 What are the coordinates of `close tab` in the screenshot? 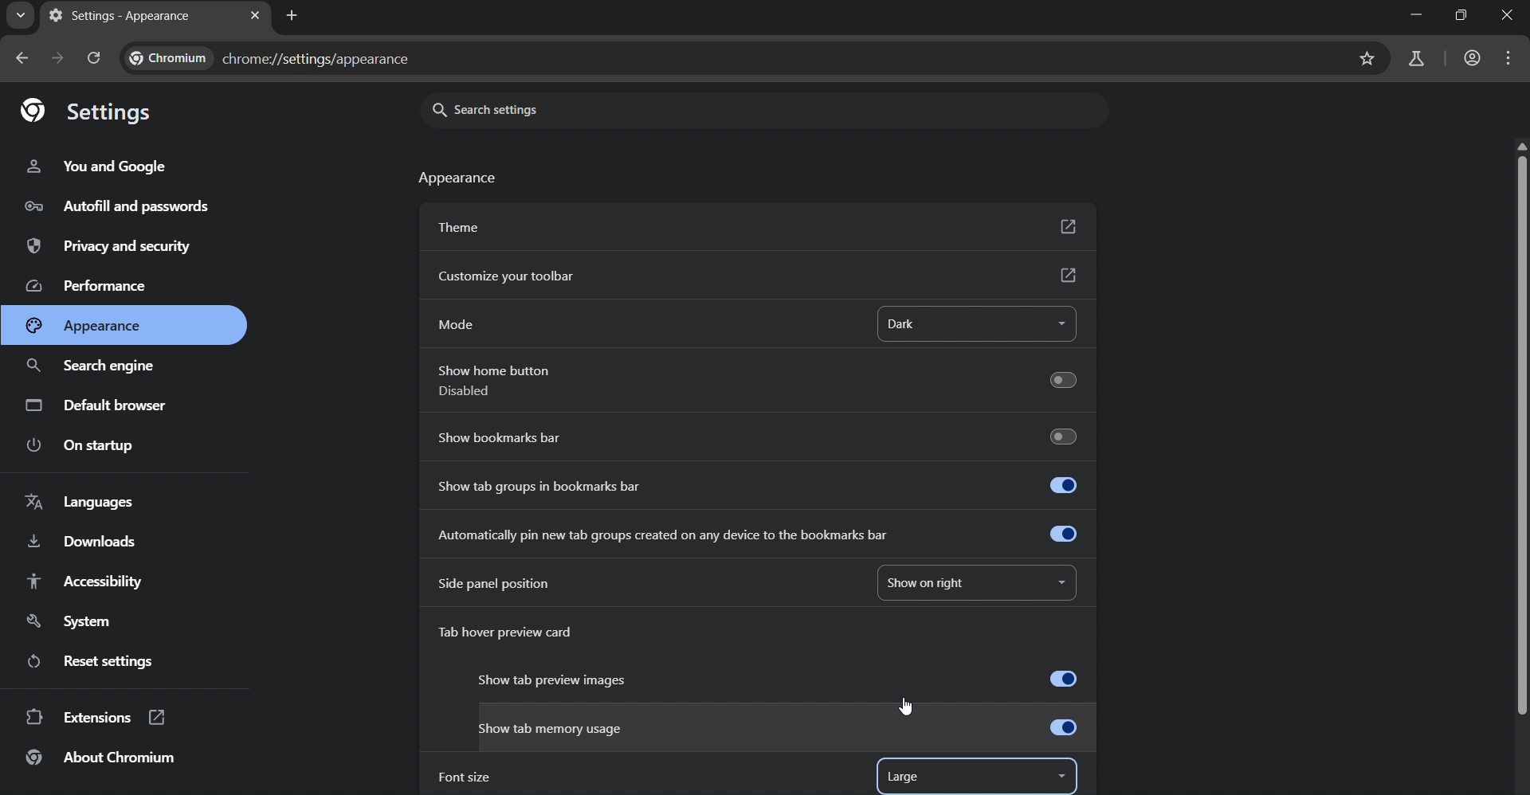 It's located at (255, 15).